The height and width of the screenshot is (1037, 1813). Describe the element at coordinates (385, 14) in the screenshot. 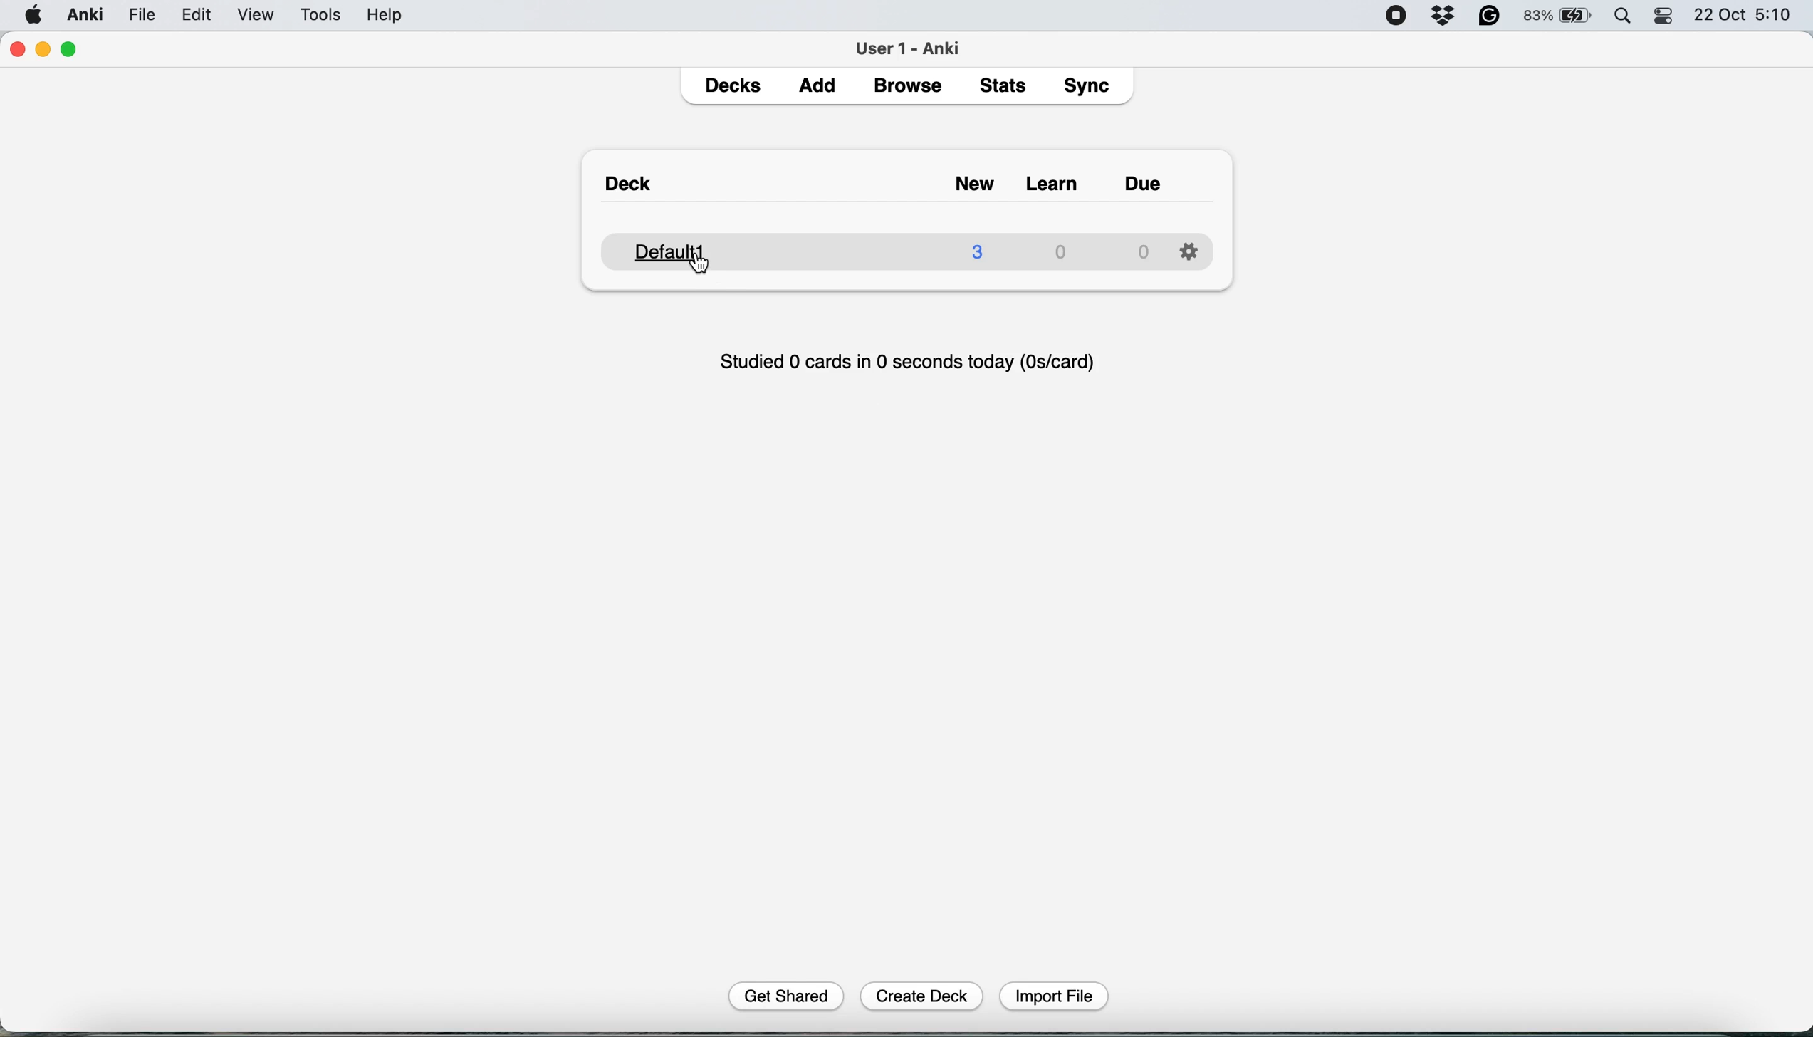

I see `help` at that location.